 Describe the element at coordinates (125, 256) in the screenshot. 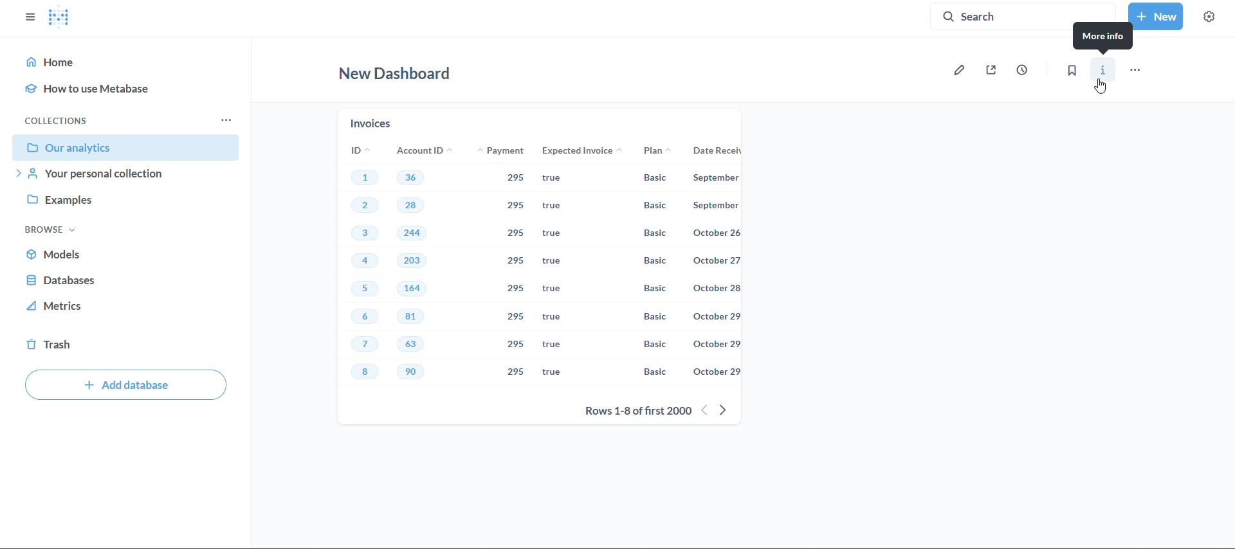

I see `models` at that location.